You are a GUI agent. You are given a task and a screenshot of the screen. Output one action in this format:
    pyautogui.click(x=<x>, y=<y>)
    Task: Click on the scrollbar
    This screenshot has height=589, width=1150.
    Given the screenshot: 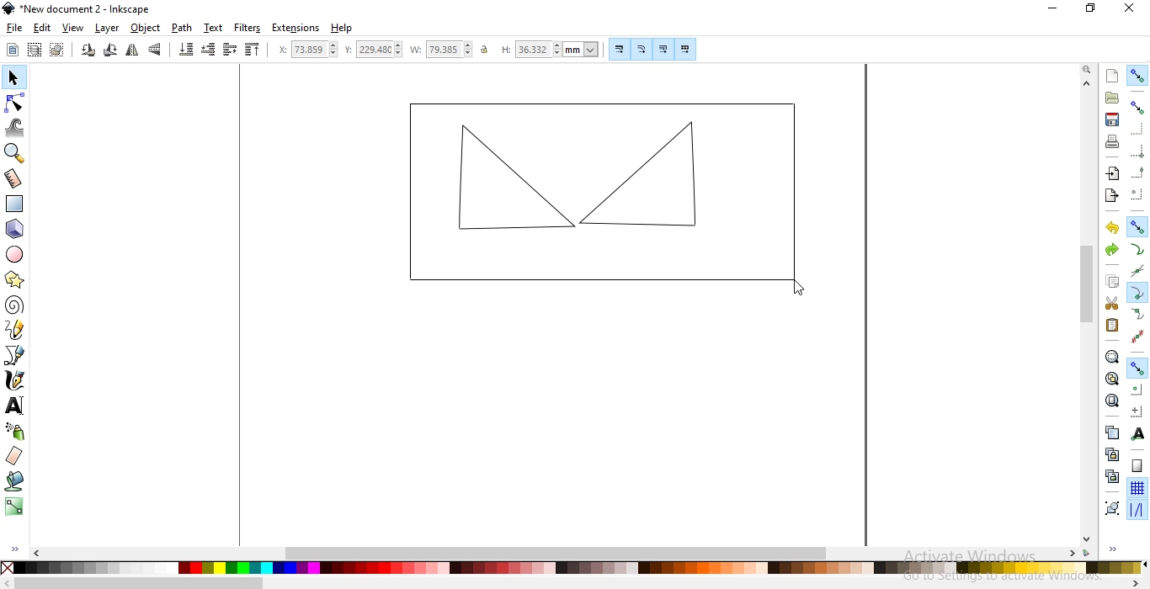 What is the action you would take?
    pyautogui.click(x=1085, y=310)
    